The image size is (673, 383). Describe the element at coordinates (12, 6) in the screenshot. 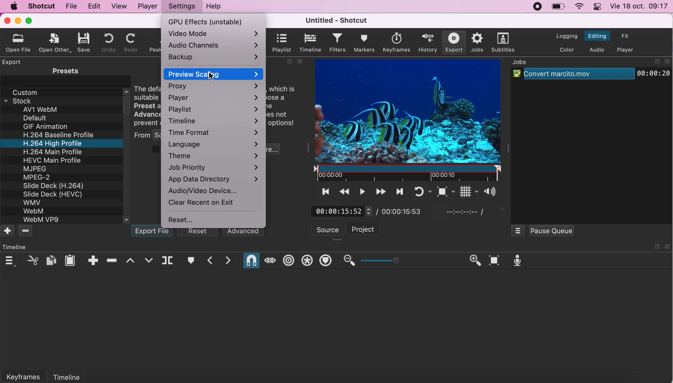

I see `mac logo` at that location.